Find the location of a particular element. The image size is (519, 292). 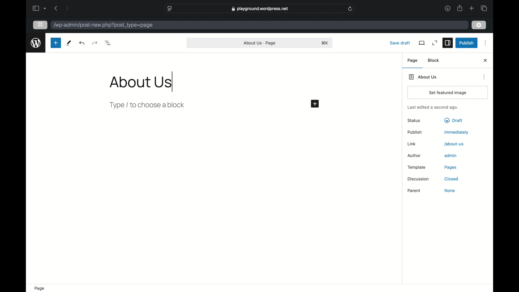

web address is located at coordinates (103, 25).